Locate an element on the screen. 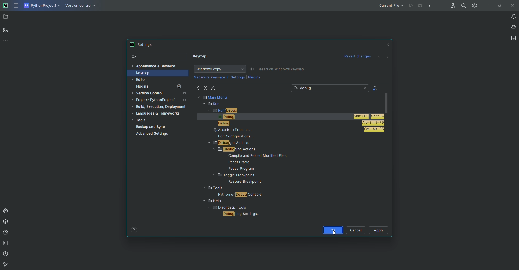 This screenshot has height=270, width=519. DEBUG  SHIFT+F9 is located at coordinates (278, 117).